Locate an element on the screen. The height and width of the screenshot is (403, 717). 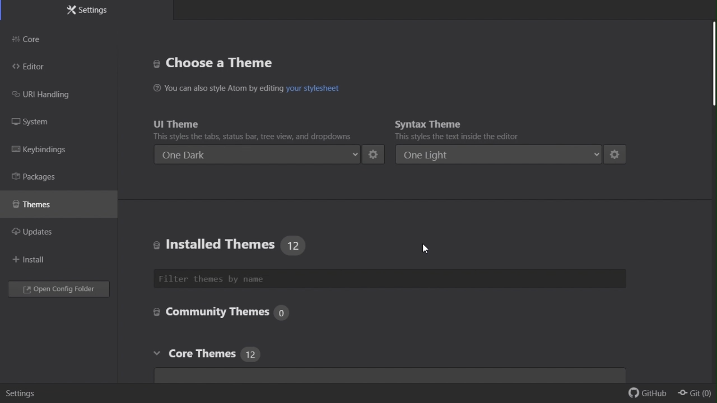
FREE TRIAL EXPIREDsystem is located at coordinates (34, 120).